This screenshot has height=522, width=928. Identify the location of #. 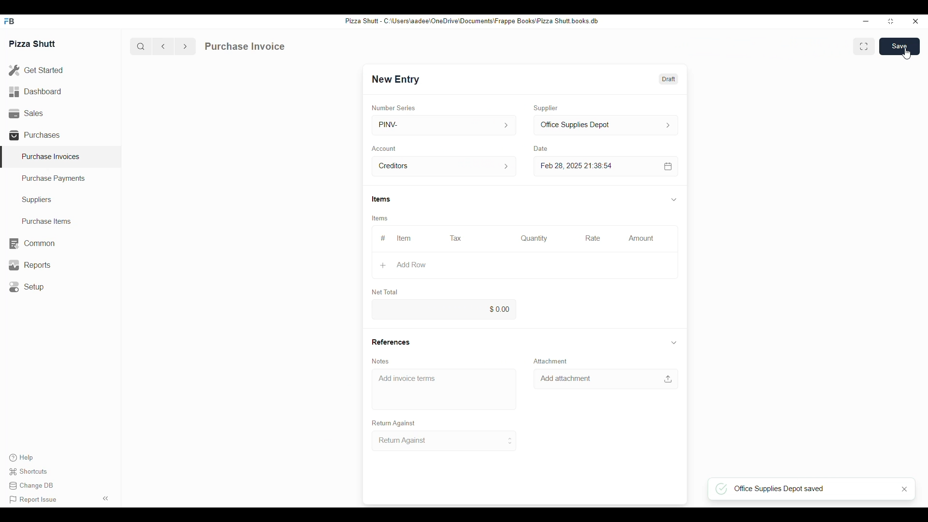
(382, 238).